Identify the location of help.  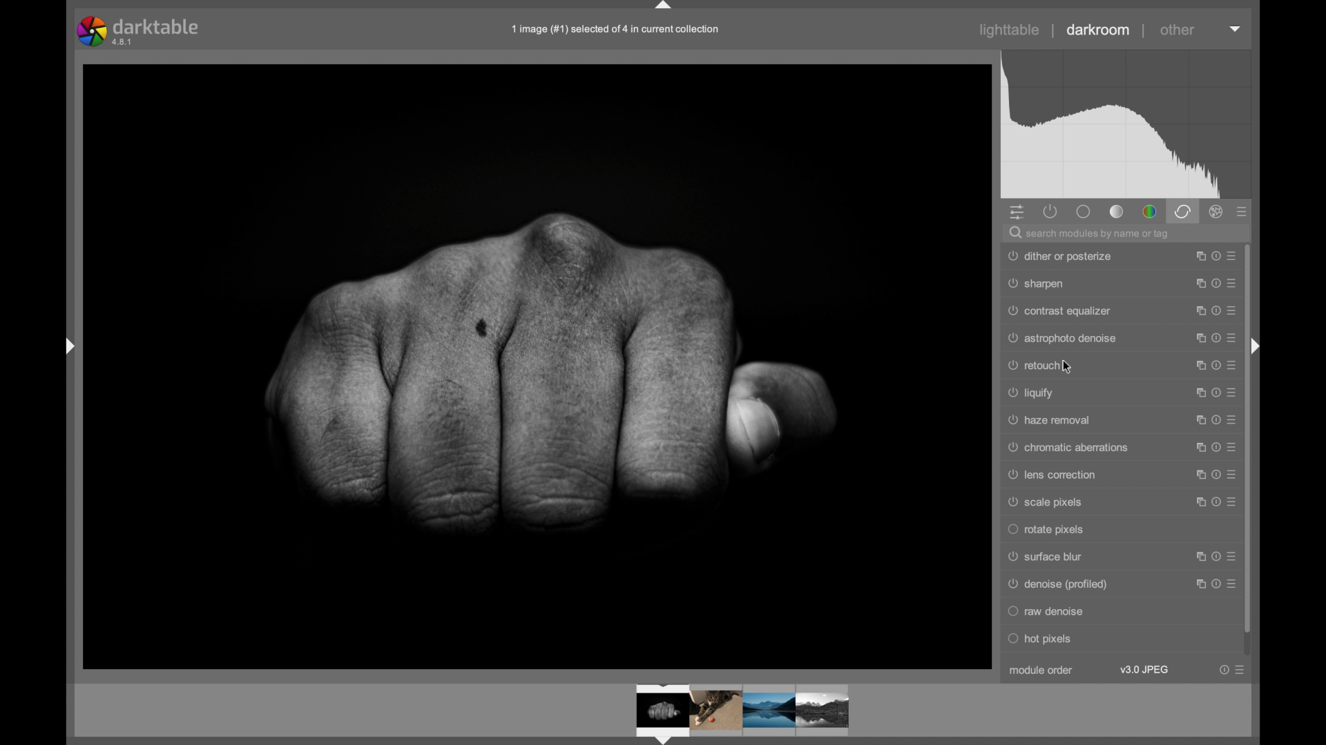
(1213, 420).